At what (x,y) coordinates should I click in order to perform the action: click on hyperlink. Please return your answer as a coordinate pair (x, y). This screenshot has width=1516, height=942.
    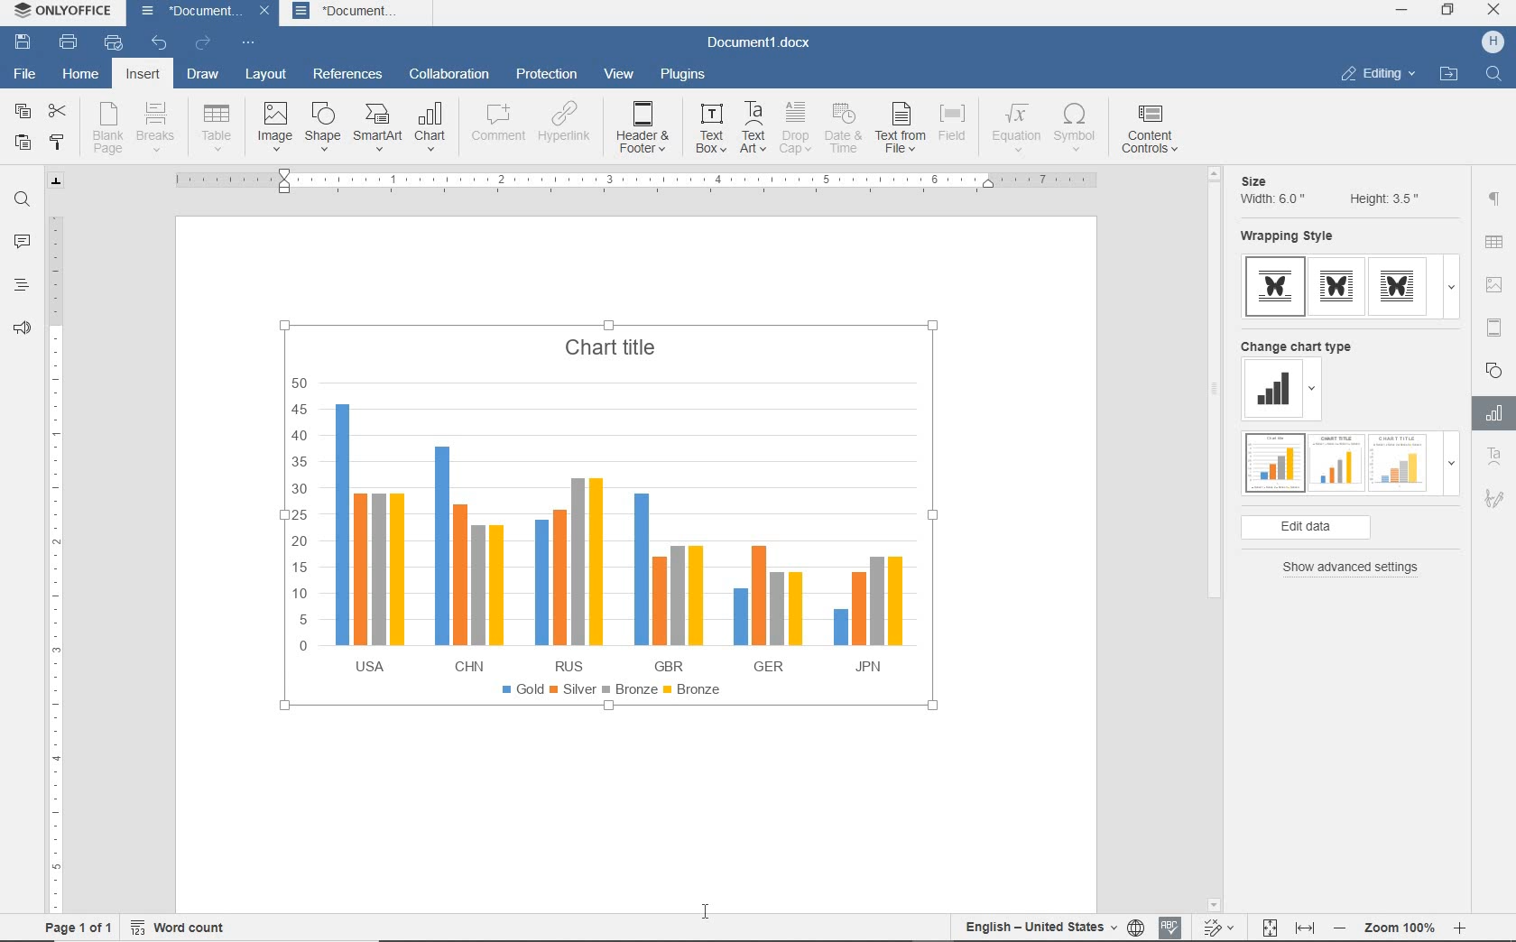
    Looking at the image, I should click on (566, 127).